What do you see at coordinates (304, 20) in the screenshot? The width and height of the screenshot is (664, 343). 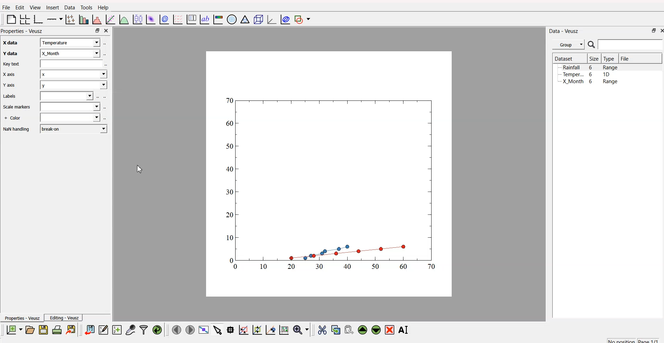 I see `add shape to plot` at bounding box center [304, 20].